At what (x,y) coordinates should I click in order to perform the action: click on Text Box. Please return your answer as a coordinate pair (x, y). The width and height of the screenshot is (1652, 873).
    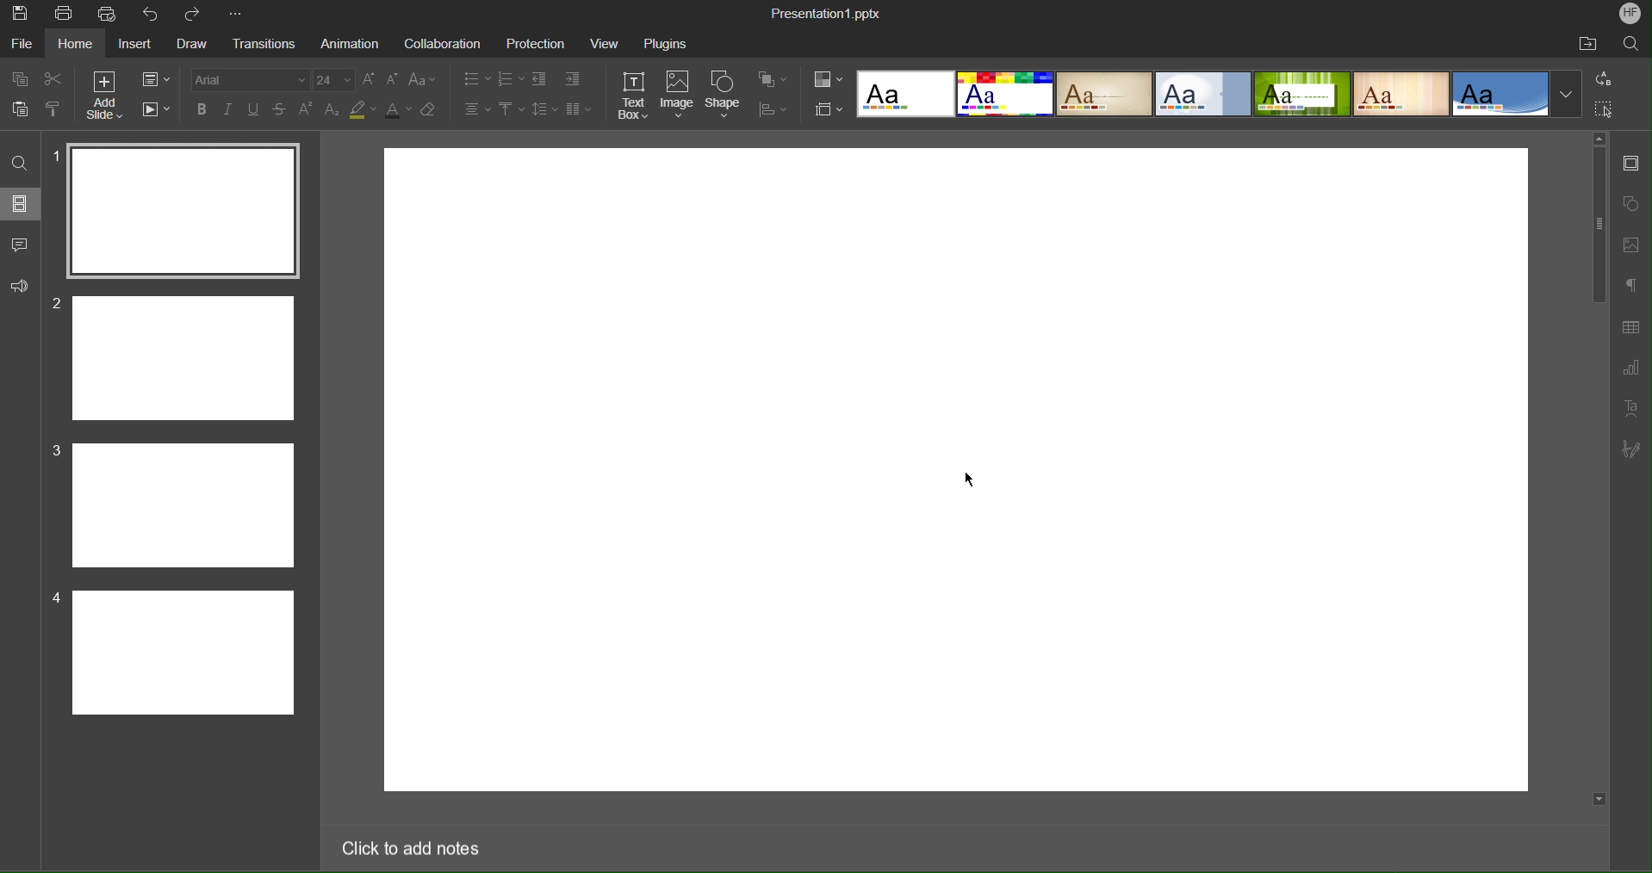
    Looking at the image, I should click on (635, 96).